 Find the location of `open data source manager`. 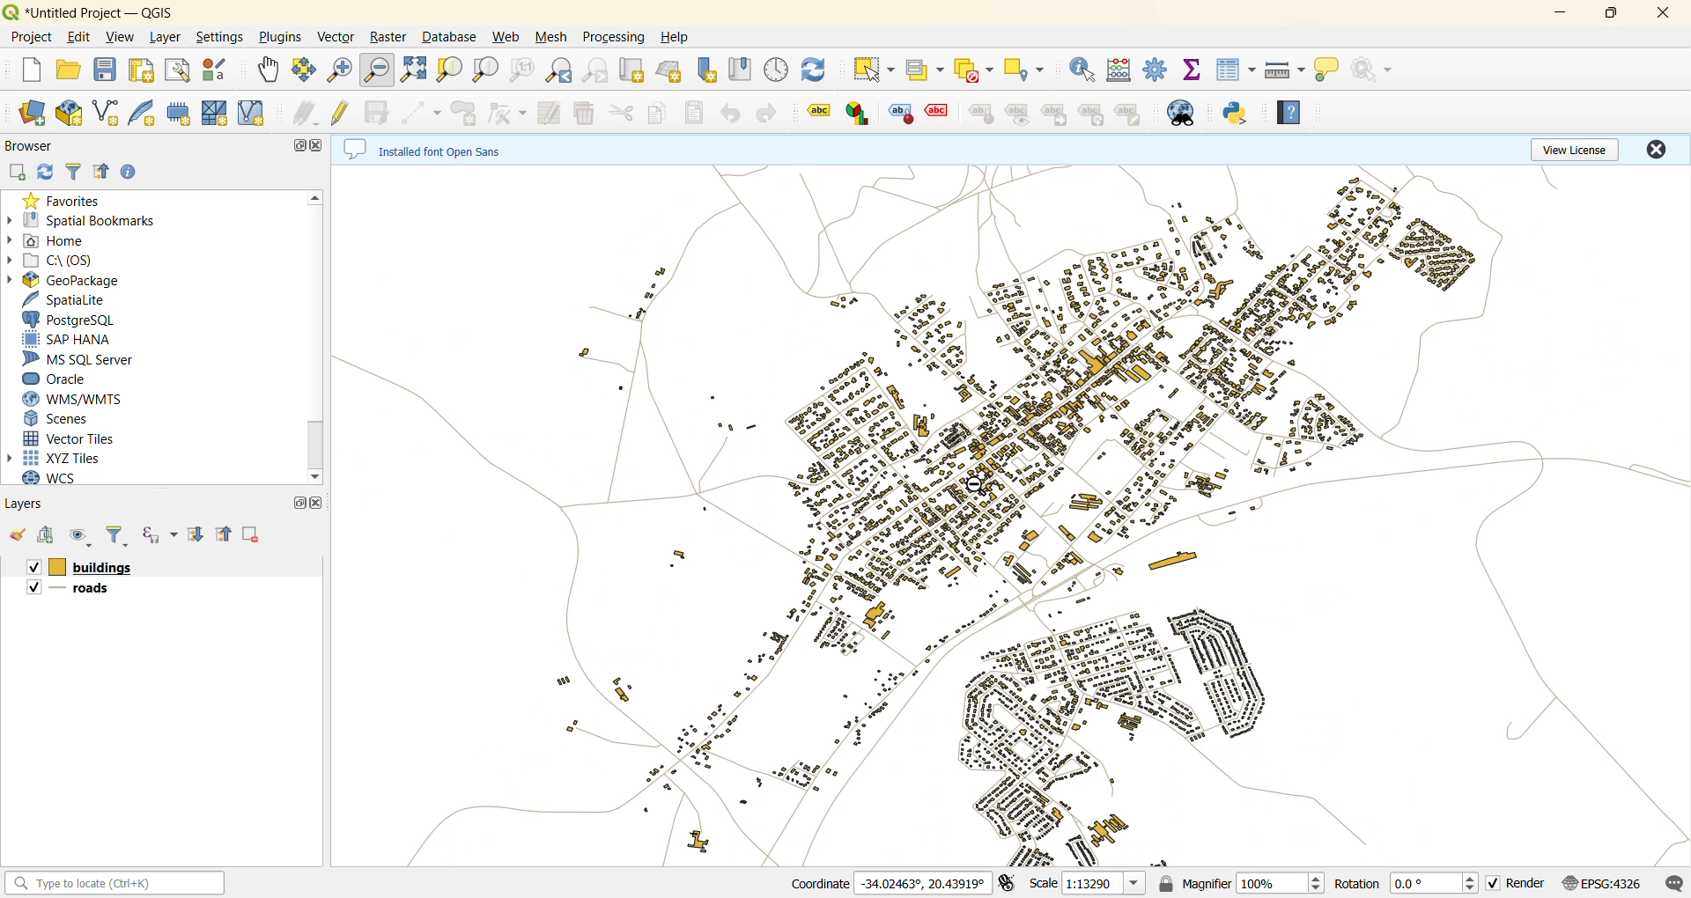

open data source manager is located at coordinates (31, 114).